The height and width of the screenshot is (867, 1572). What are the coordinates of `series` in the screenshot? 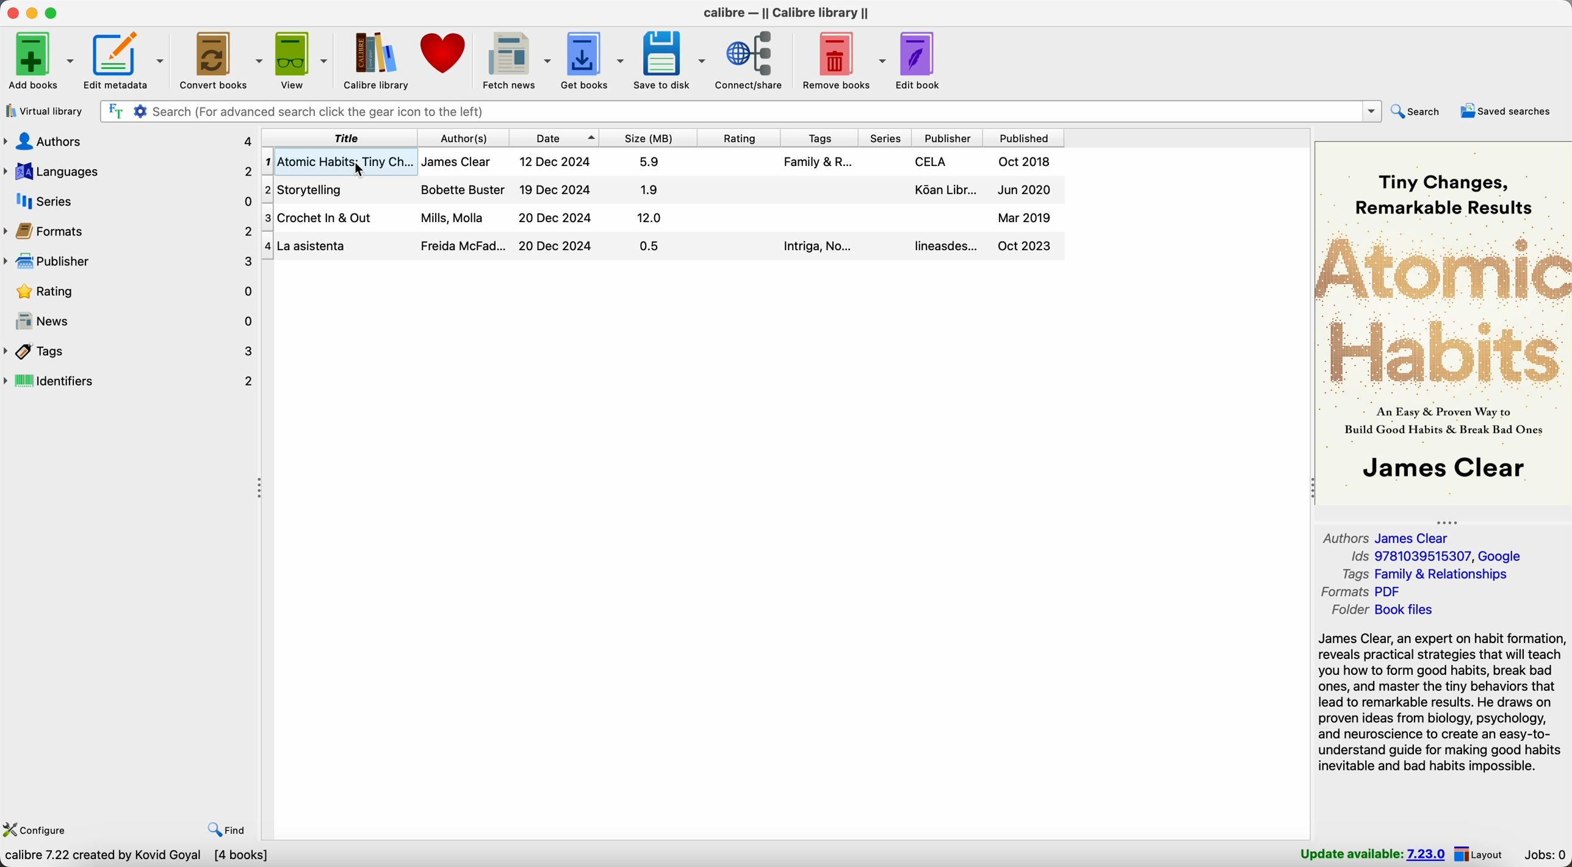 It's located at (130, 201).